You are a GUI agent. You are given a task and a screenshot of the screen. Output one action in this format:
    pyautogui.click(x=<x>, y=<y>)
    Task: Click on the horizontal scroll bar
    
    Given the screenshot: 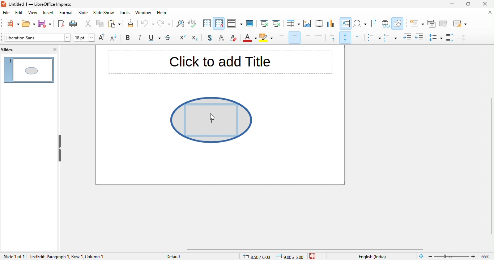 What is the action you would take?
    pyautogui.click(x=308, y=249)
    